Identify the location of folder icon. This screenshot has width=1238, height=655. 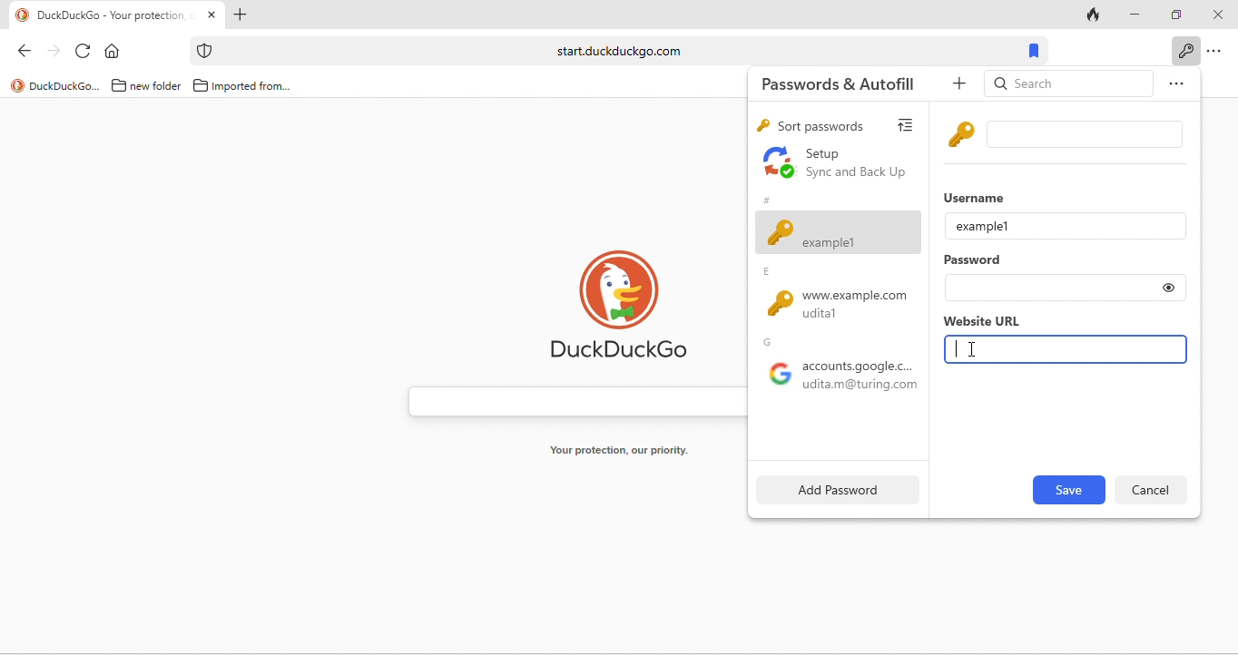
(119, 85).